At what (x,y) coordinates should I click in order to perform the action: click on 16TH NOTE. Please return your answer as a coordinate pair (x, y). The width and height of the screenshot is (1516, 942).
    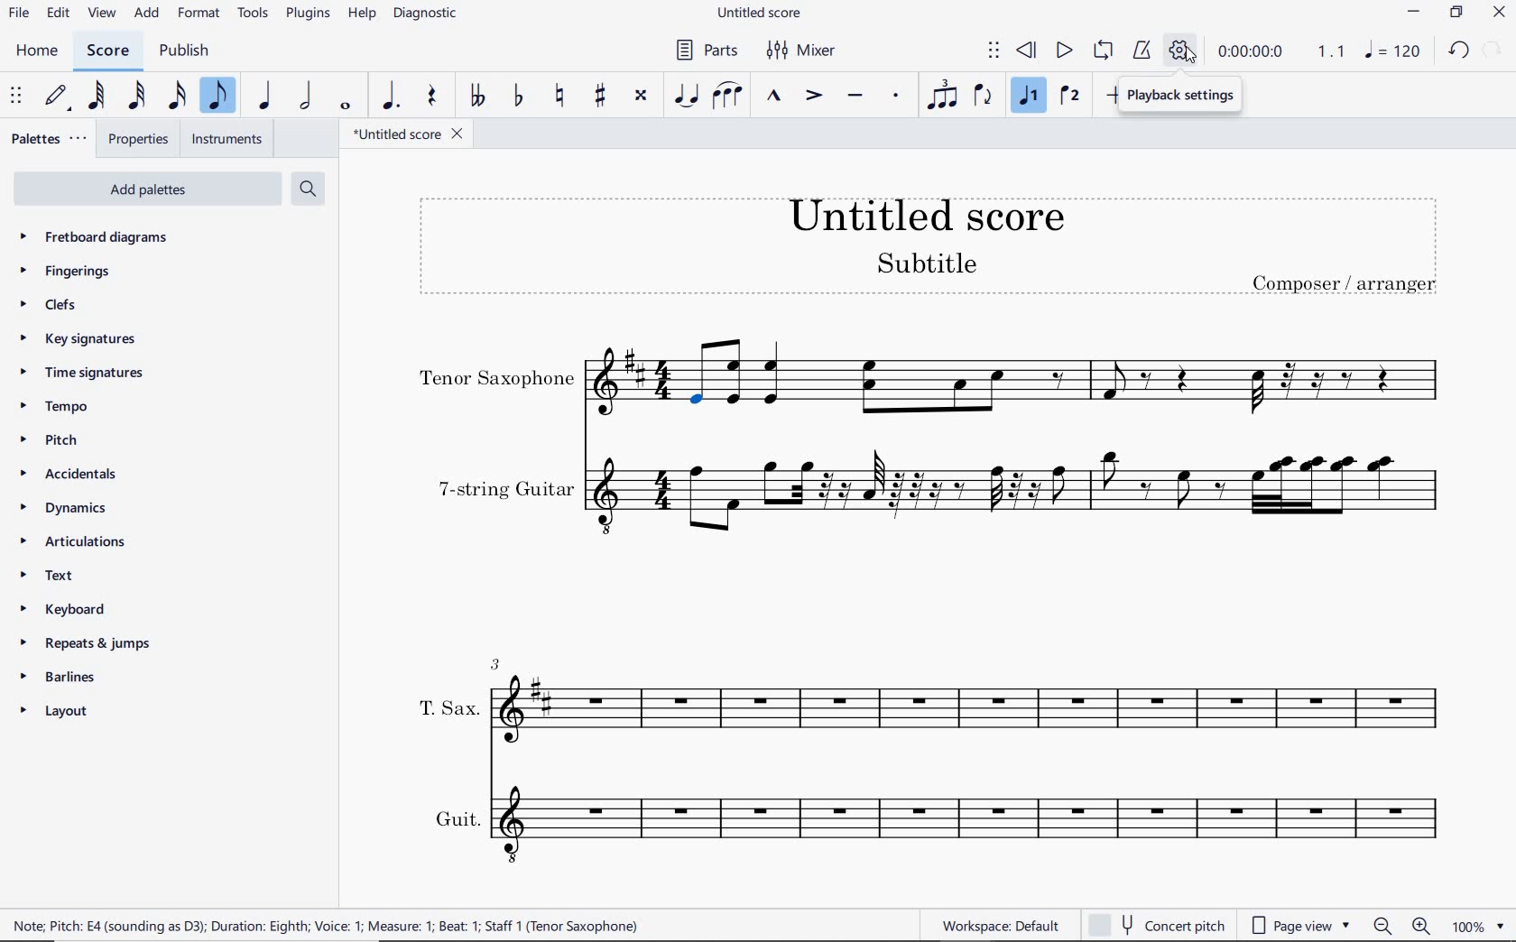
    Looking at the image, I should click on (174, 96).